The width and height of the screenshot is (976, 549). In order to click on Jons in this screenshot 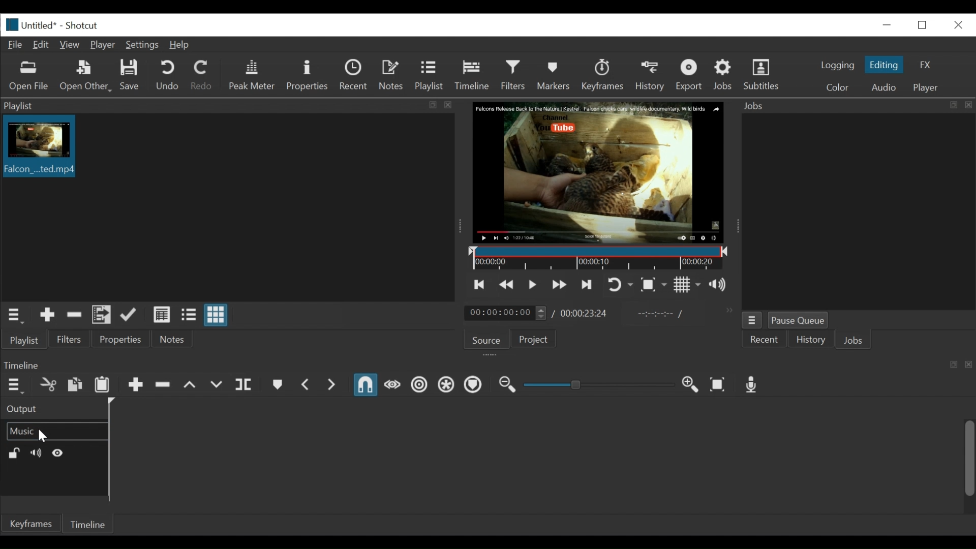, I will do `click(855, 341)`.